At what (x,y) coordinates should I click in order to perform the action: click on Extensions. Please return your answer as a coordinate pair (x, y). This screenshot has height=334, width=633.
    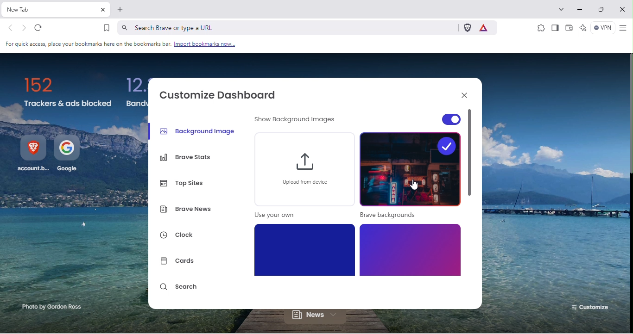
    Looking at the image, I should click on (540, 27).